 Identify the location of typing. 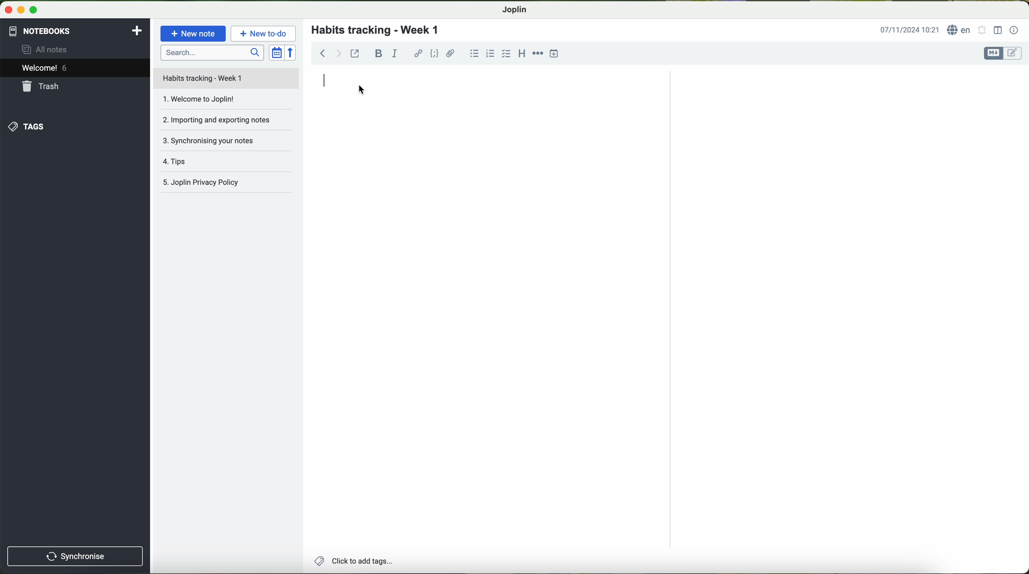
(327, 83).